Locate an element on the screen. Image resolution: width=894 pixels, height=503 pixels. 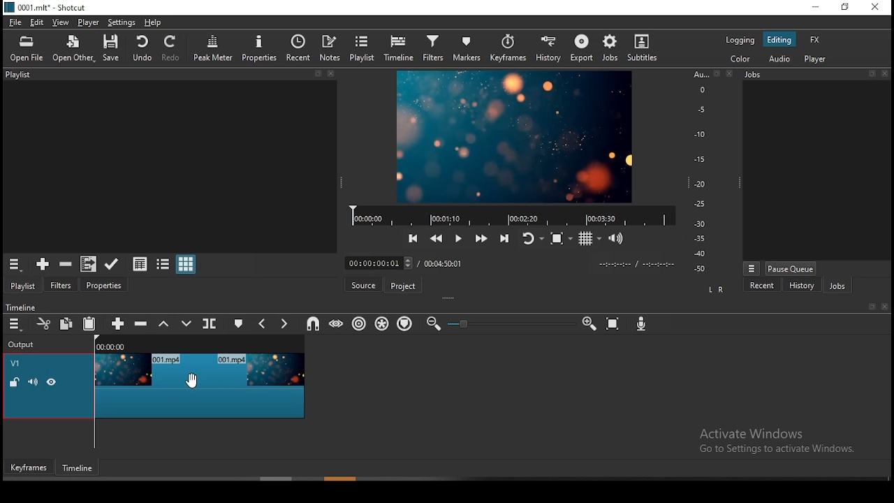
Jobs is located at coordinates (817, 75).